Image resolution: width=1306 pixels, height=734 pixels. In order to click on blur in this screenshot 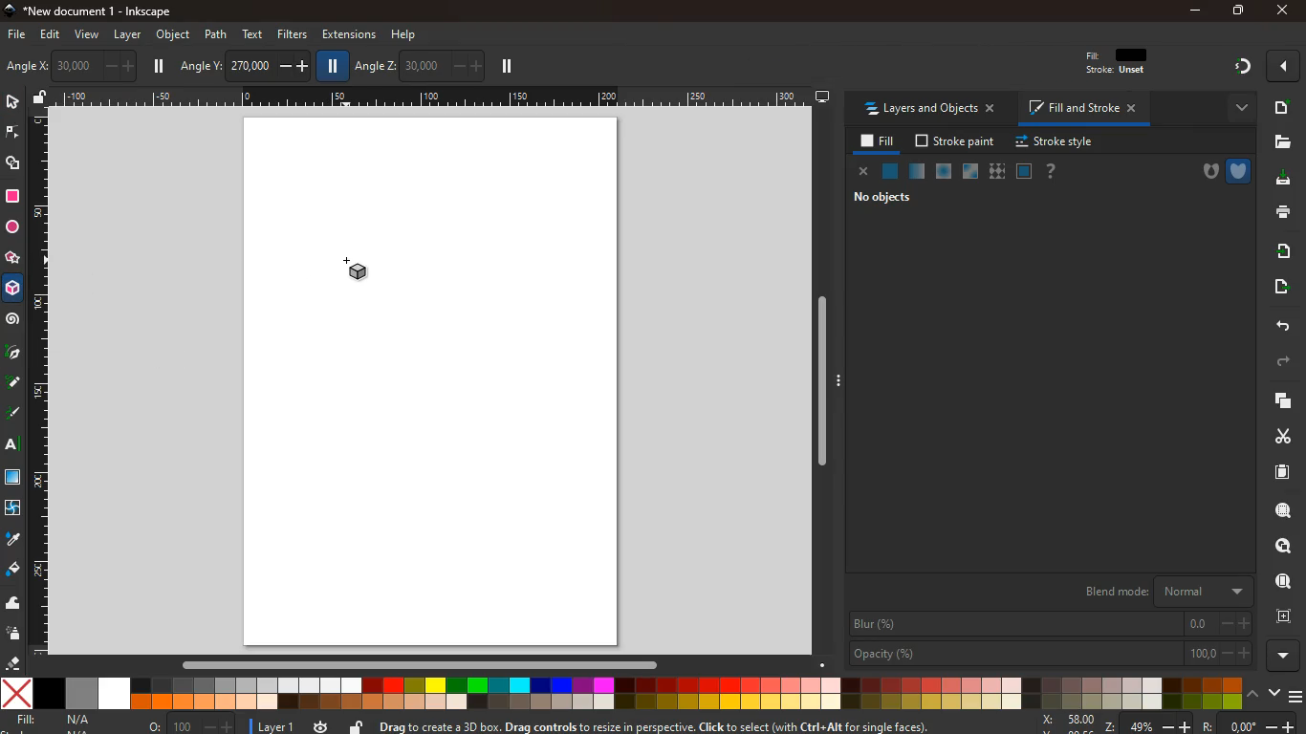, I will do `click(1050, 624)`.